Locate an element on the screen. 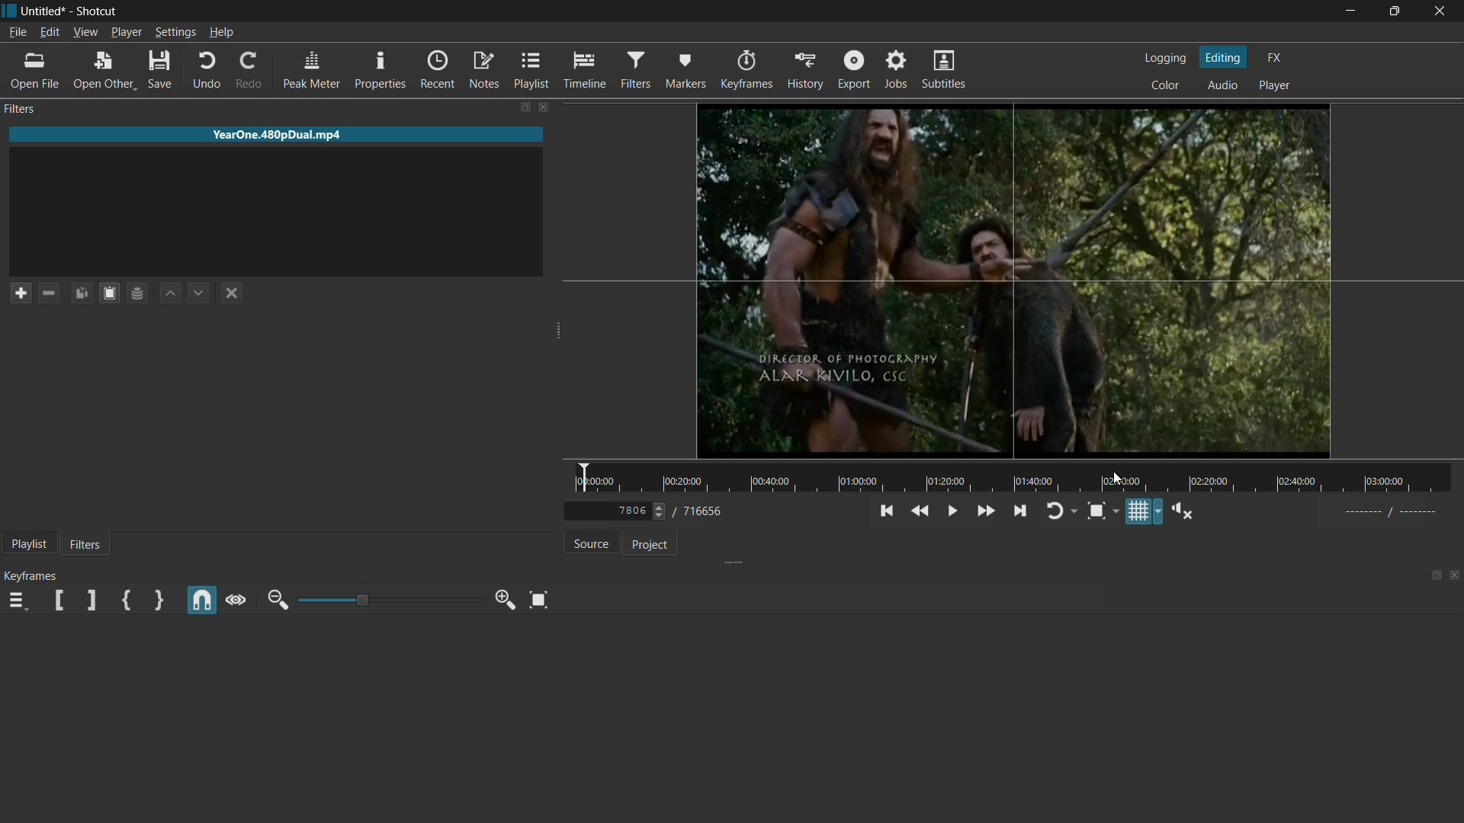 Image resolution: width=1464 pixels, height=823 pixels. toggle zoom is located at coordinates (1096, 513).